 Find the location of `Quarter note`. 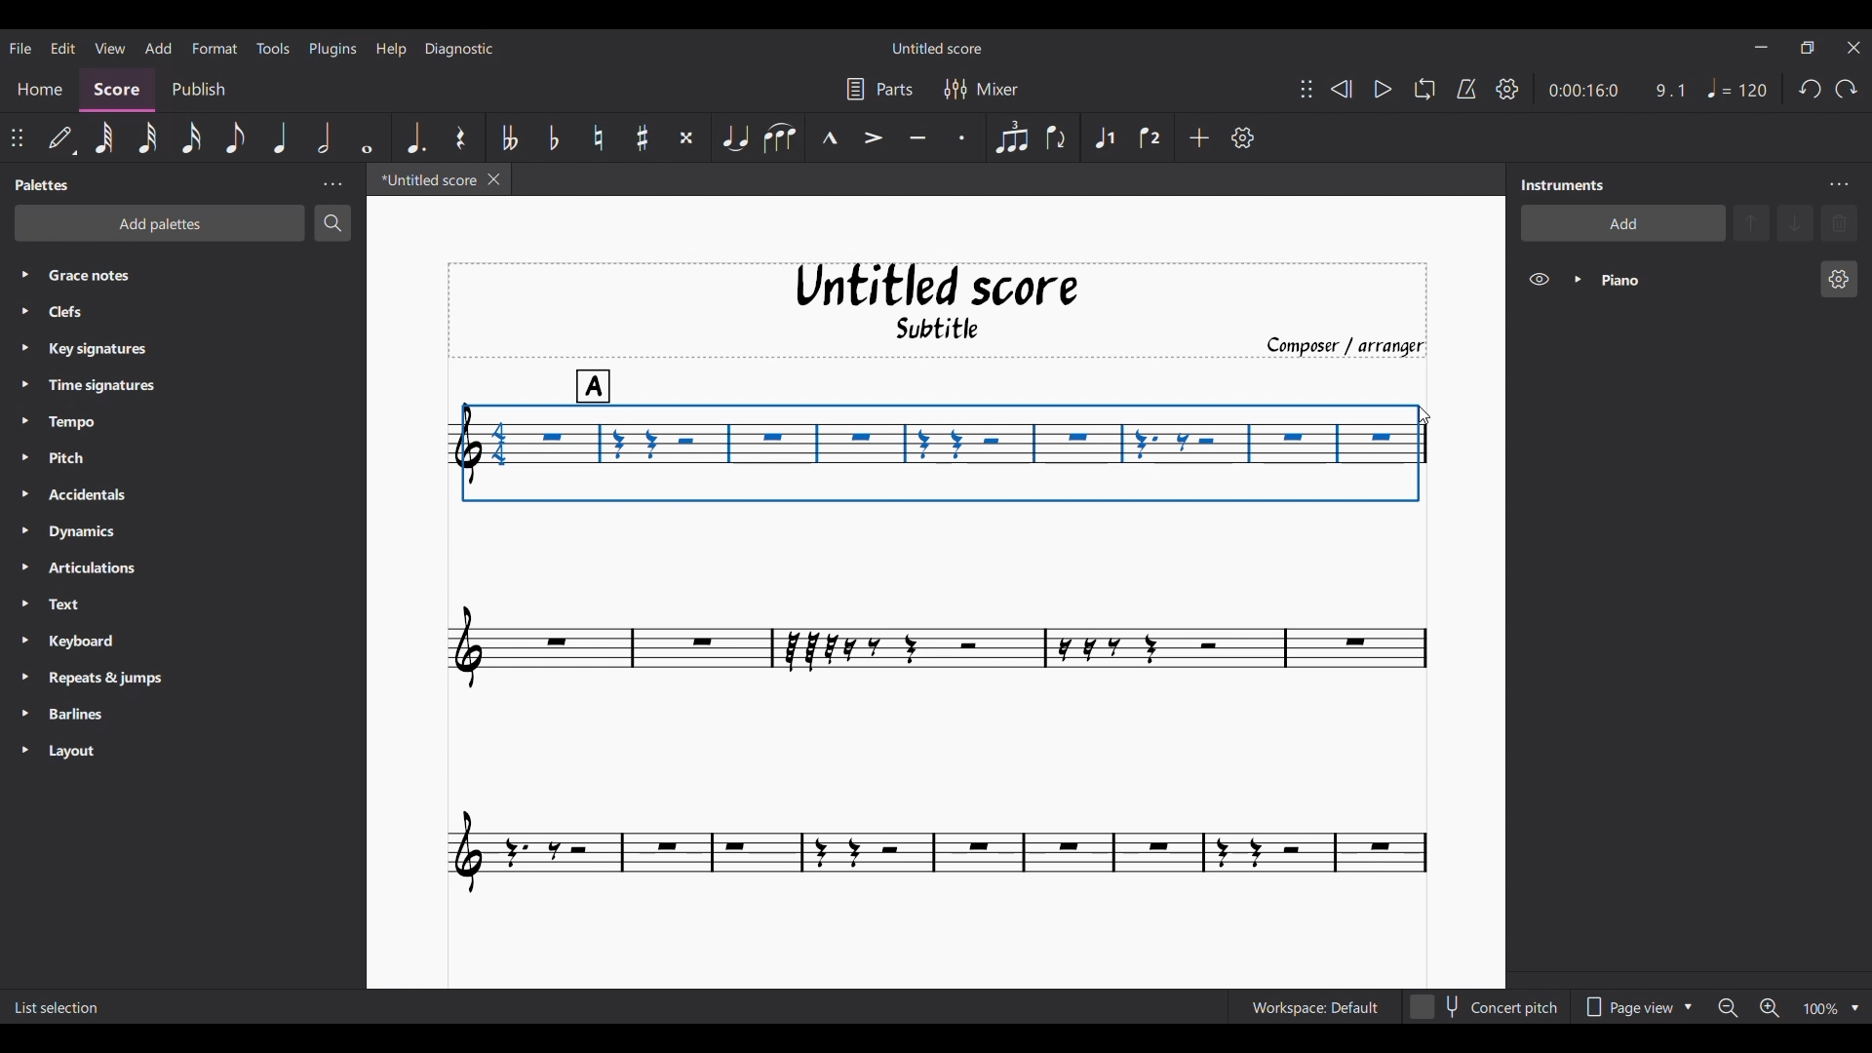

Quarter note is located at coordinates (1737, 88).